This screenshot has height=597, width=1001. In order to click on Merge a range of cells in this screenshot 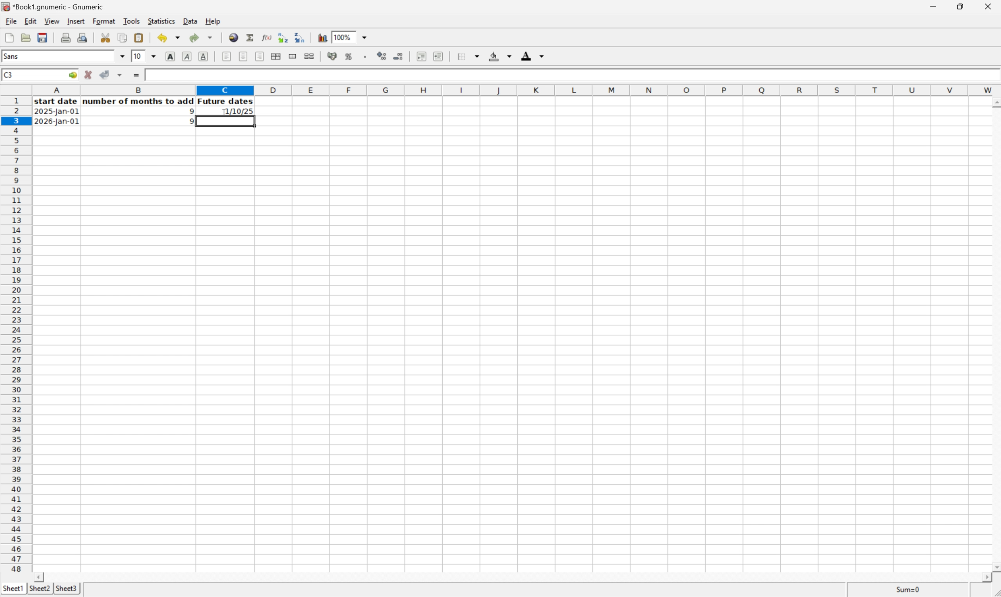, I will do `click(291, 56)`.